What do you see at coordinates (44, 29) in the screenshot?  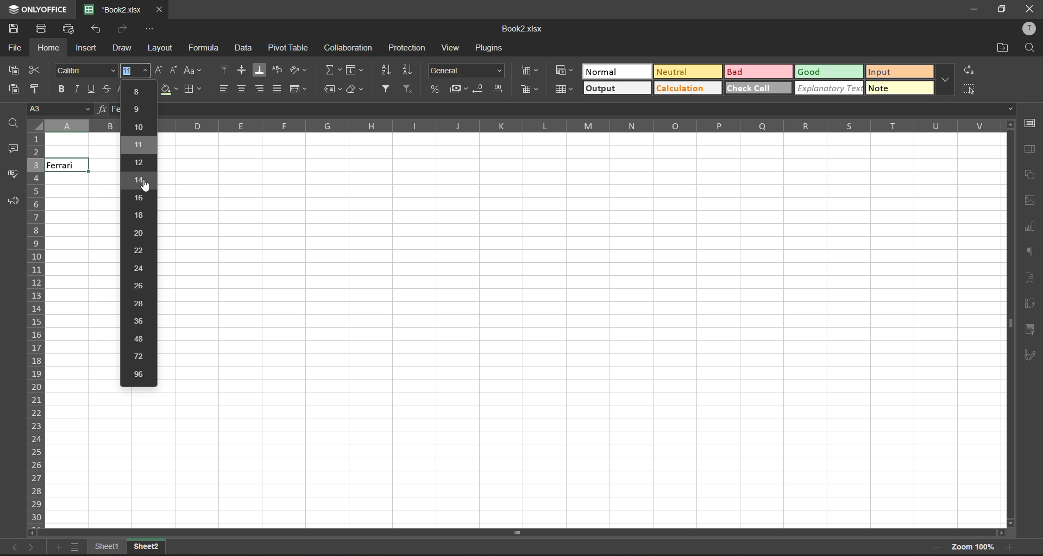 I see `print` at bounding box center [44, 29].